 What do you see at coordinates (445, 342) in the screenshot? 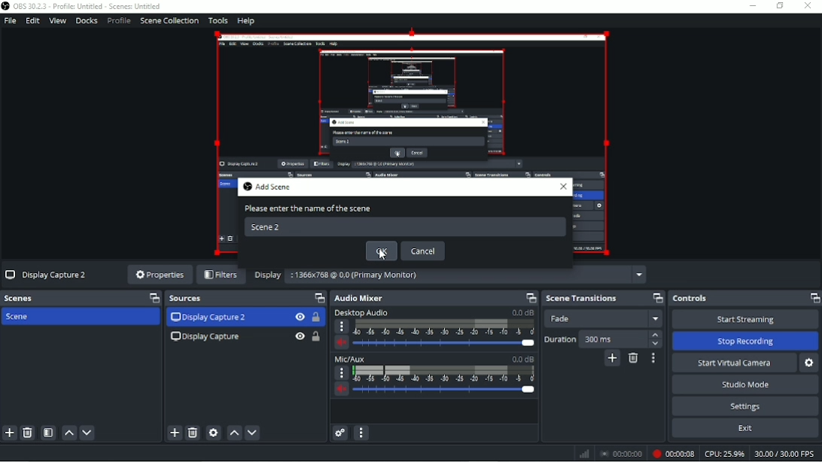
I see `Slider` at bounding box center [445, 342].